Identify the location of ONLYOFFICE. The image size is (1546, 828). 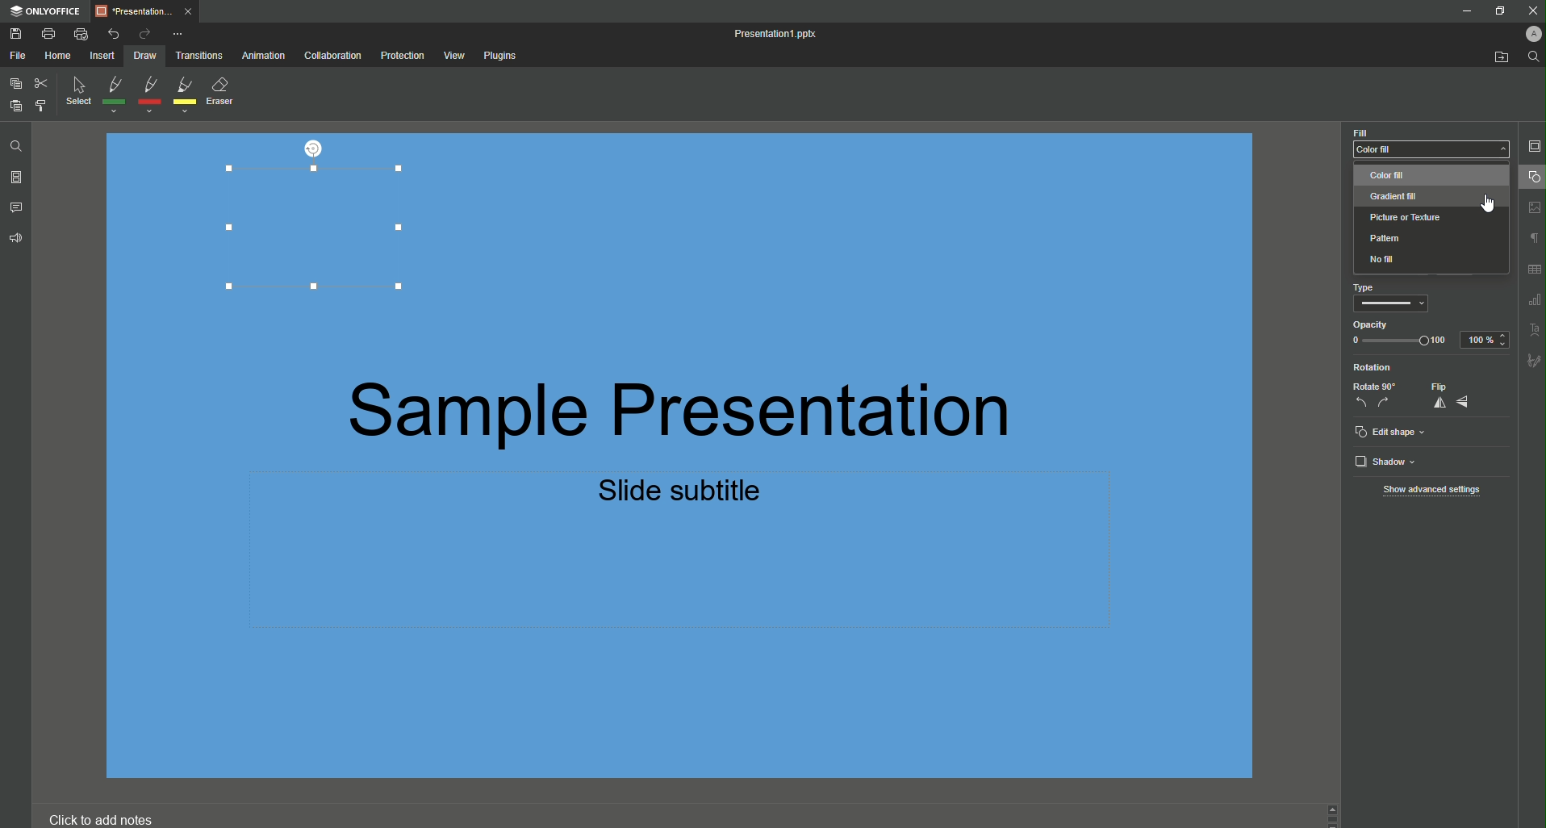
(48, 10).